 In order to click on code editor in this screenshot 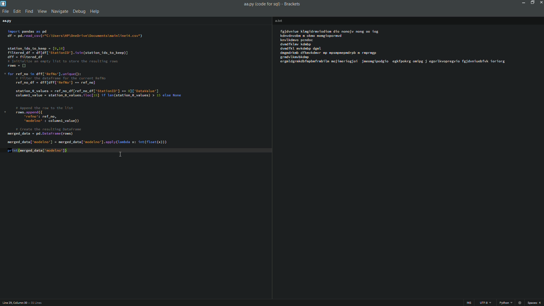, I will do `click(99, 96)`.